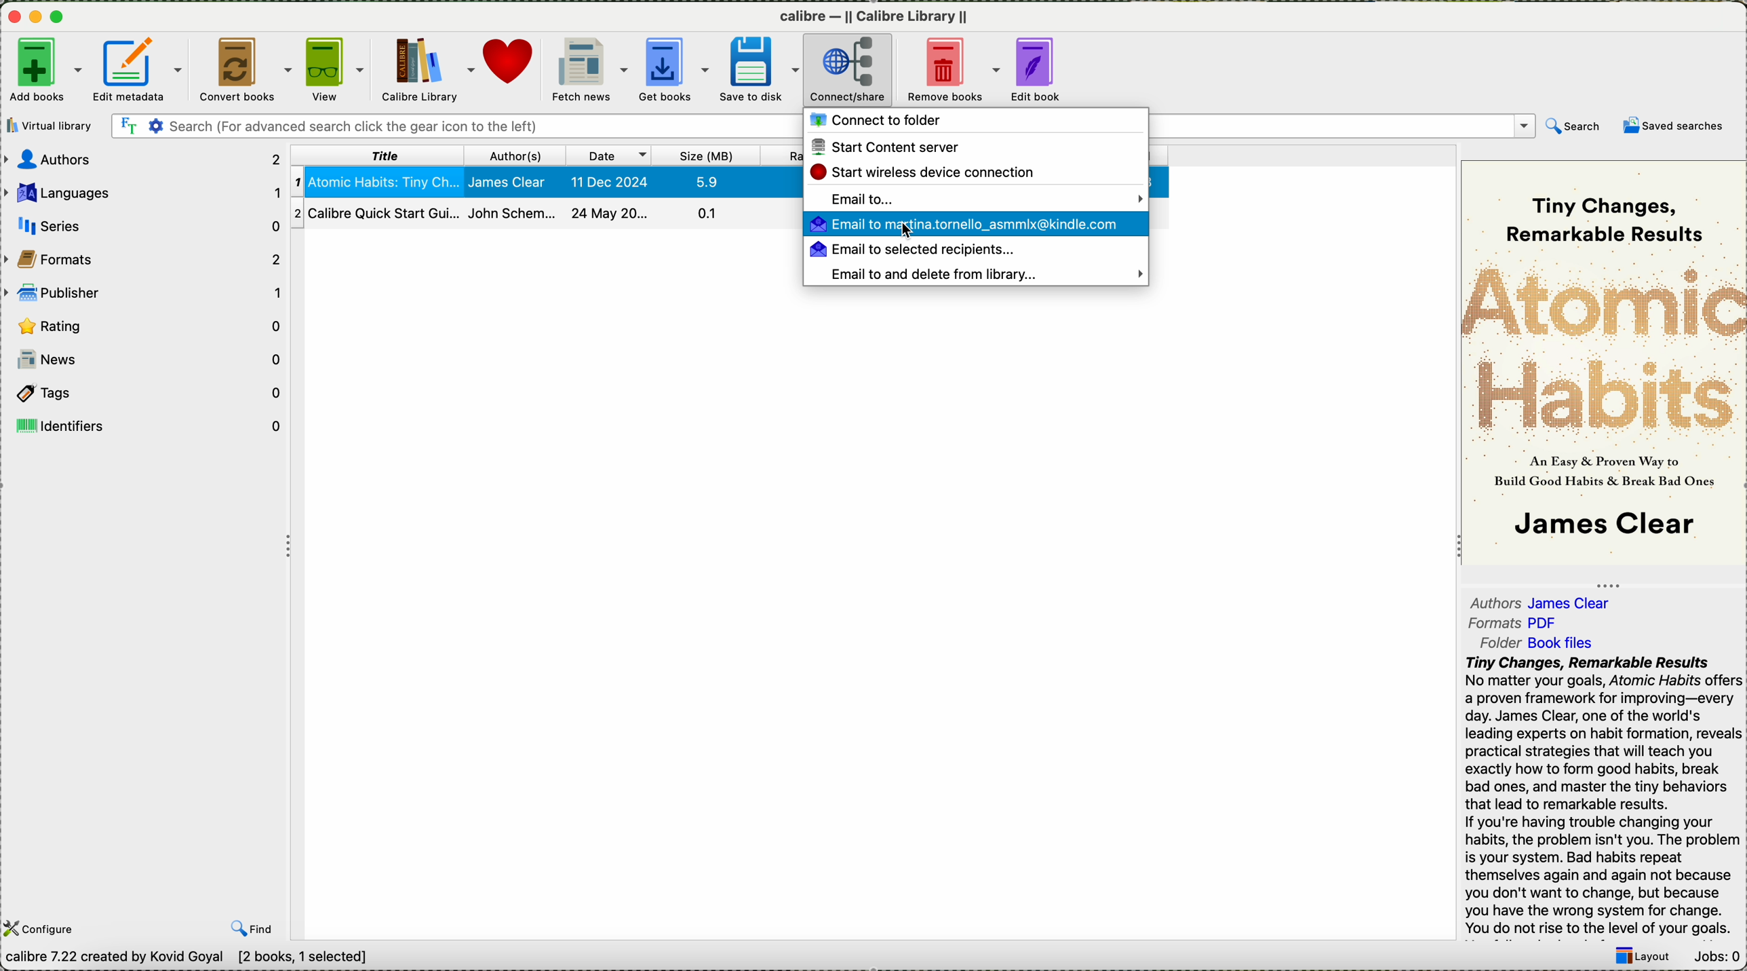 The width and height of the screenshot is (1747, 971). I want to click on publisher, so click(145, 291).